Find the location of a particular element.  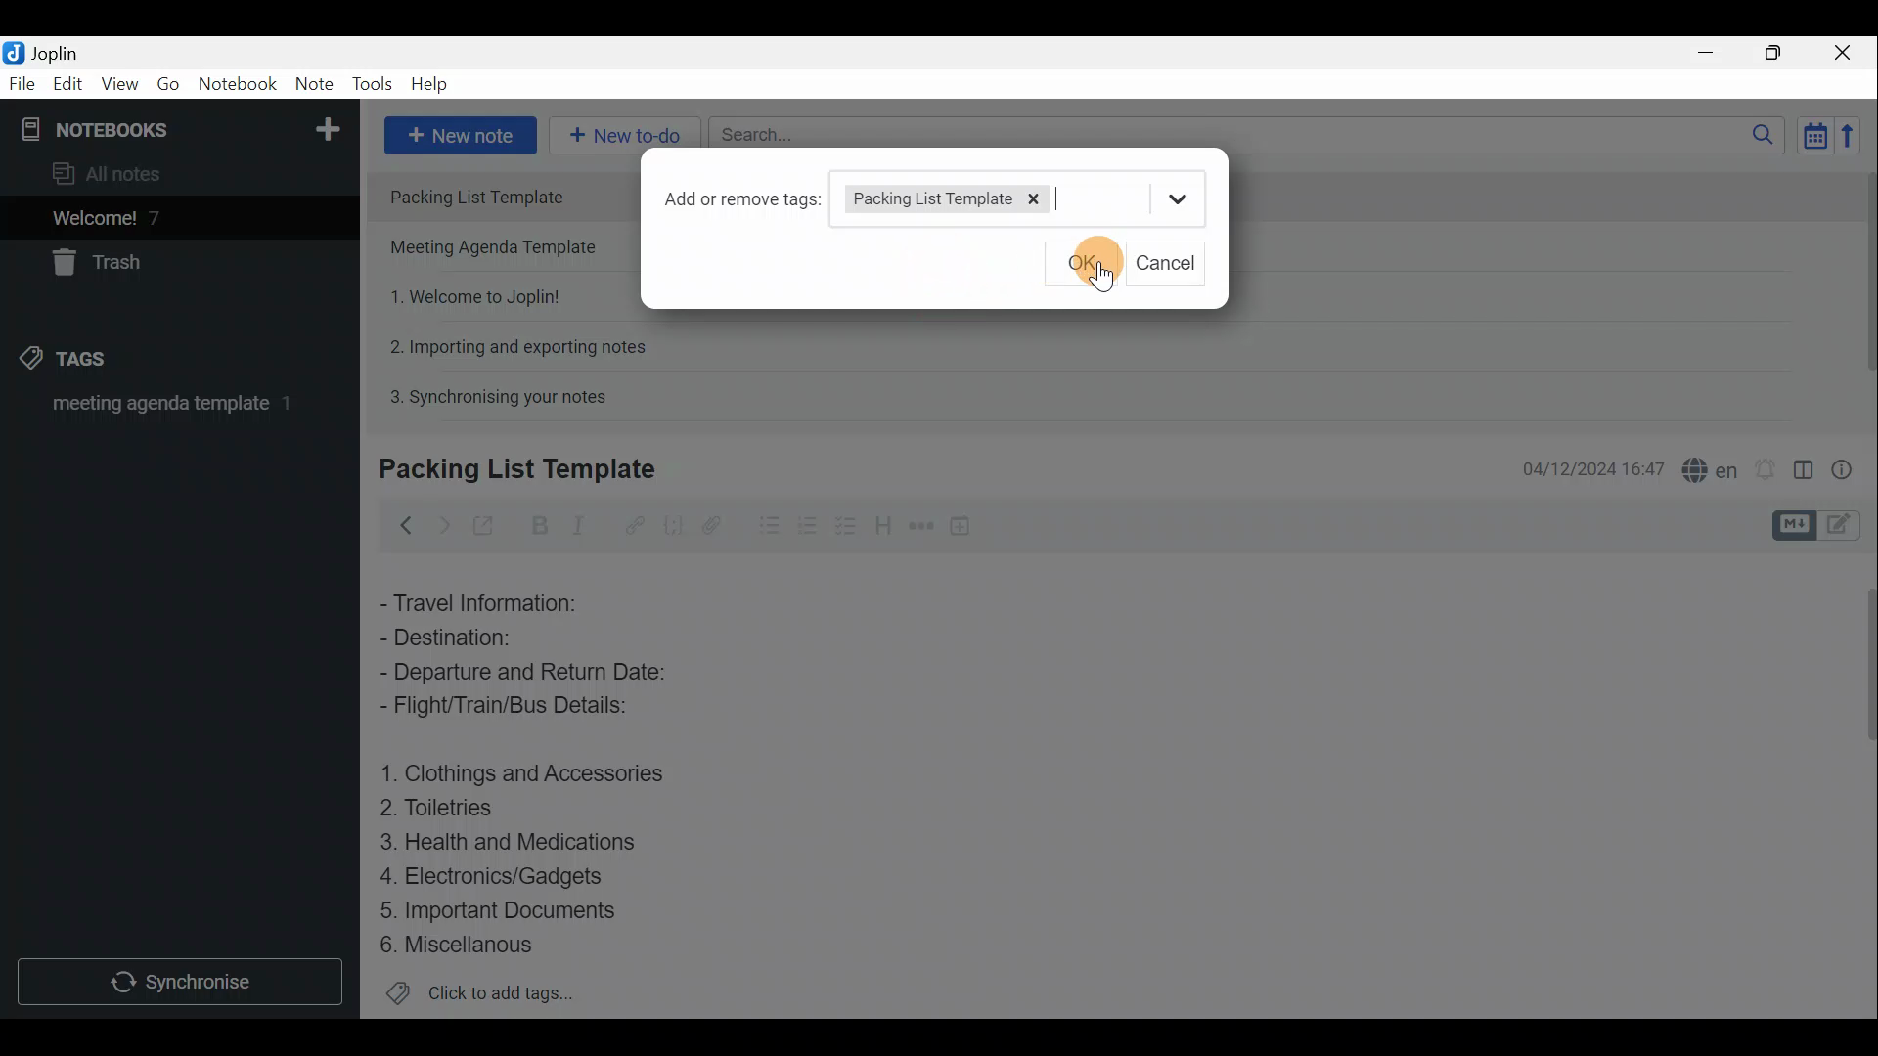

dropdown is located at coordinates (1180, 200).